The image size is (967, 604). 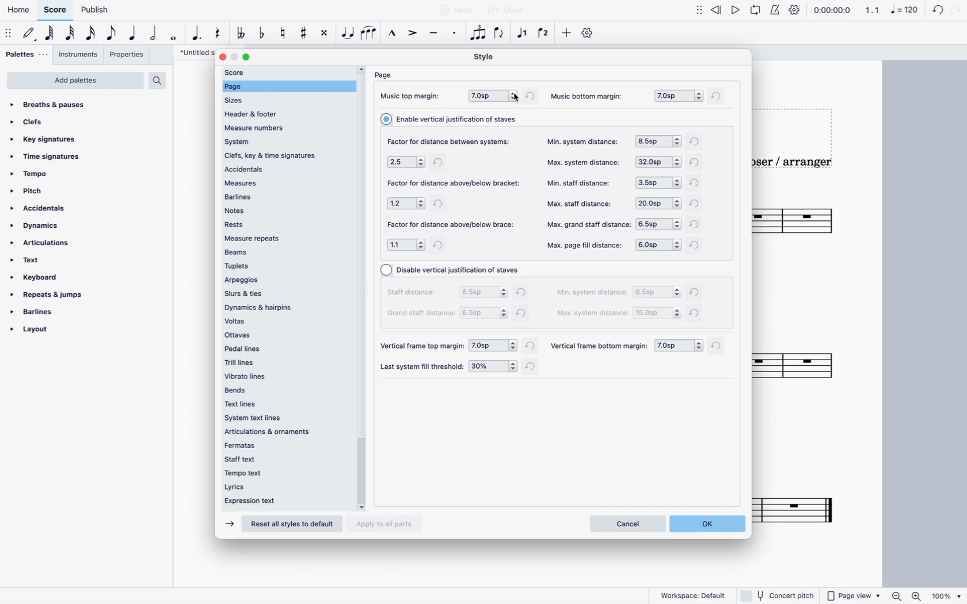 What do you see at coordinates (627, 523) in the screenshot?
I see `cancel` at bounding box center [627, 523].